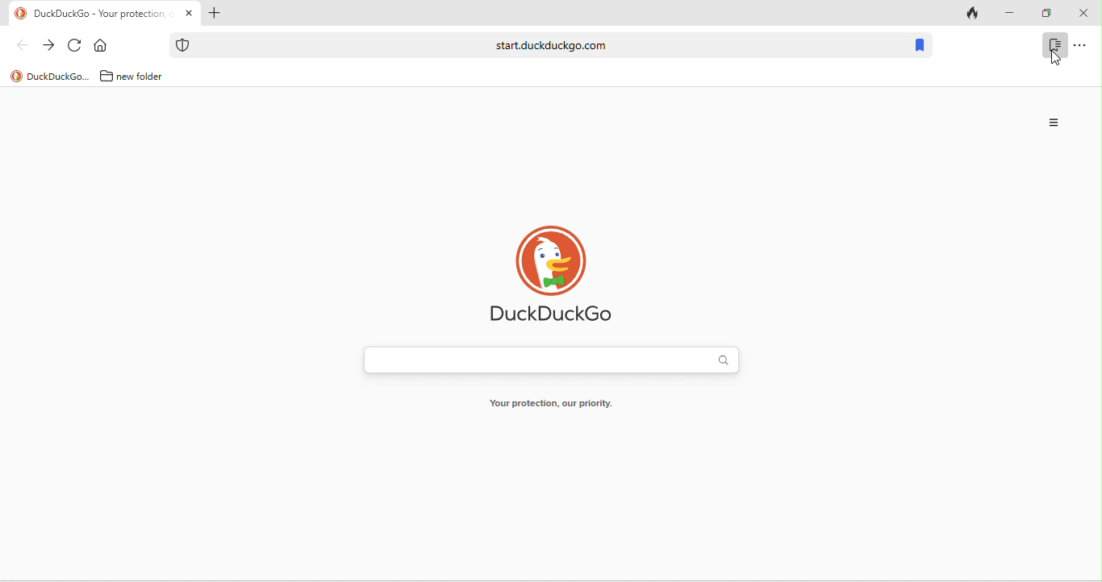 This screenshot has height=582, width=1102. What do you see at coordinates (1010, 14) in the screenshot?
I see `minimize` at bounding box center [1010, 14].